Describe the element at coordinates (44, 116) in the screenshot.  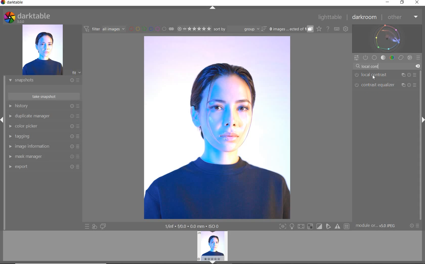
I see `DUPLICATE MANAGER` at that location.